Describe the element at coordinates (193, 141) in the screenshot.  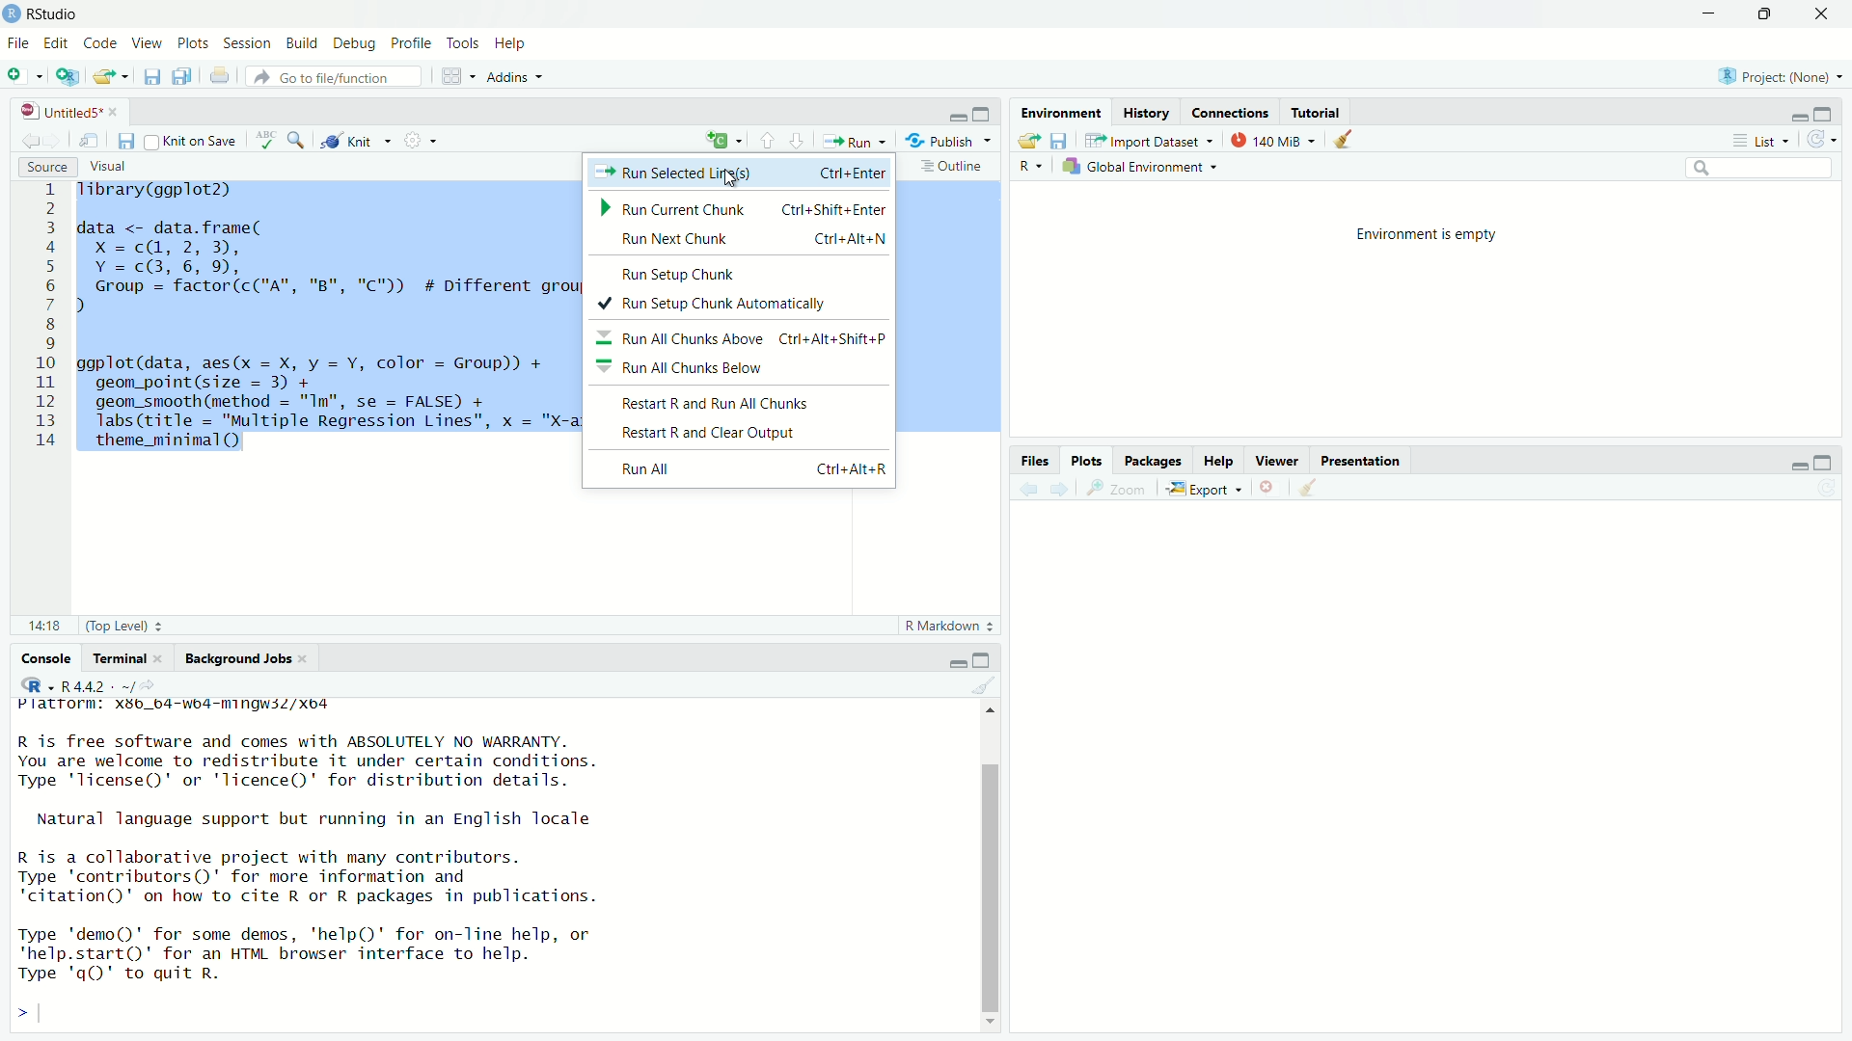
I see `Knit on Save` at that location.